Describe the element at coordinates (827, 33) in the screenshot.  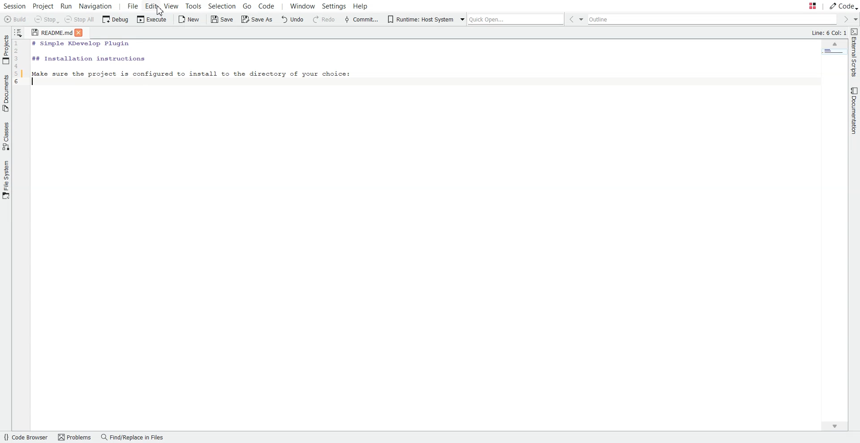
I see `Line:6 Col:1` at that location.